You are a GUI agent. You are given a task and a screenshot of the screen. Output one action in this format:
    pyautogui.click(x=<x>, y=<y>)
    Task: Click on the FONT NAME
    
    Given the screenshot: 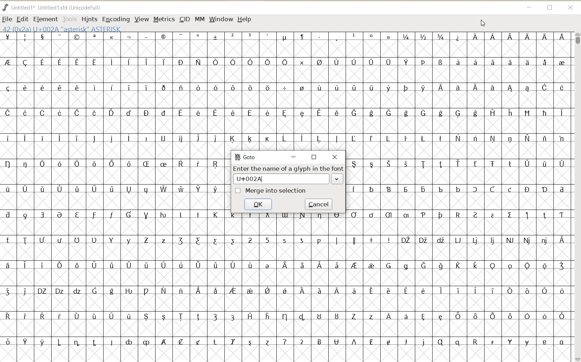 What is the action you would take?
    pyautogui.click(x=55, y=8)
    